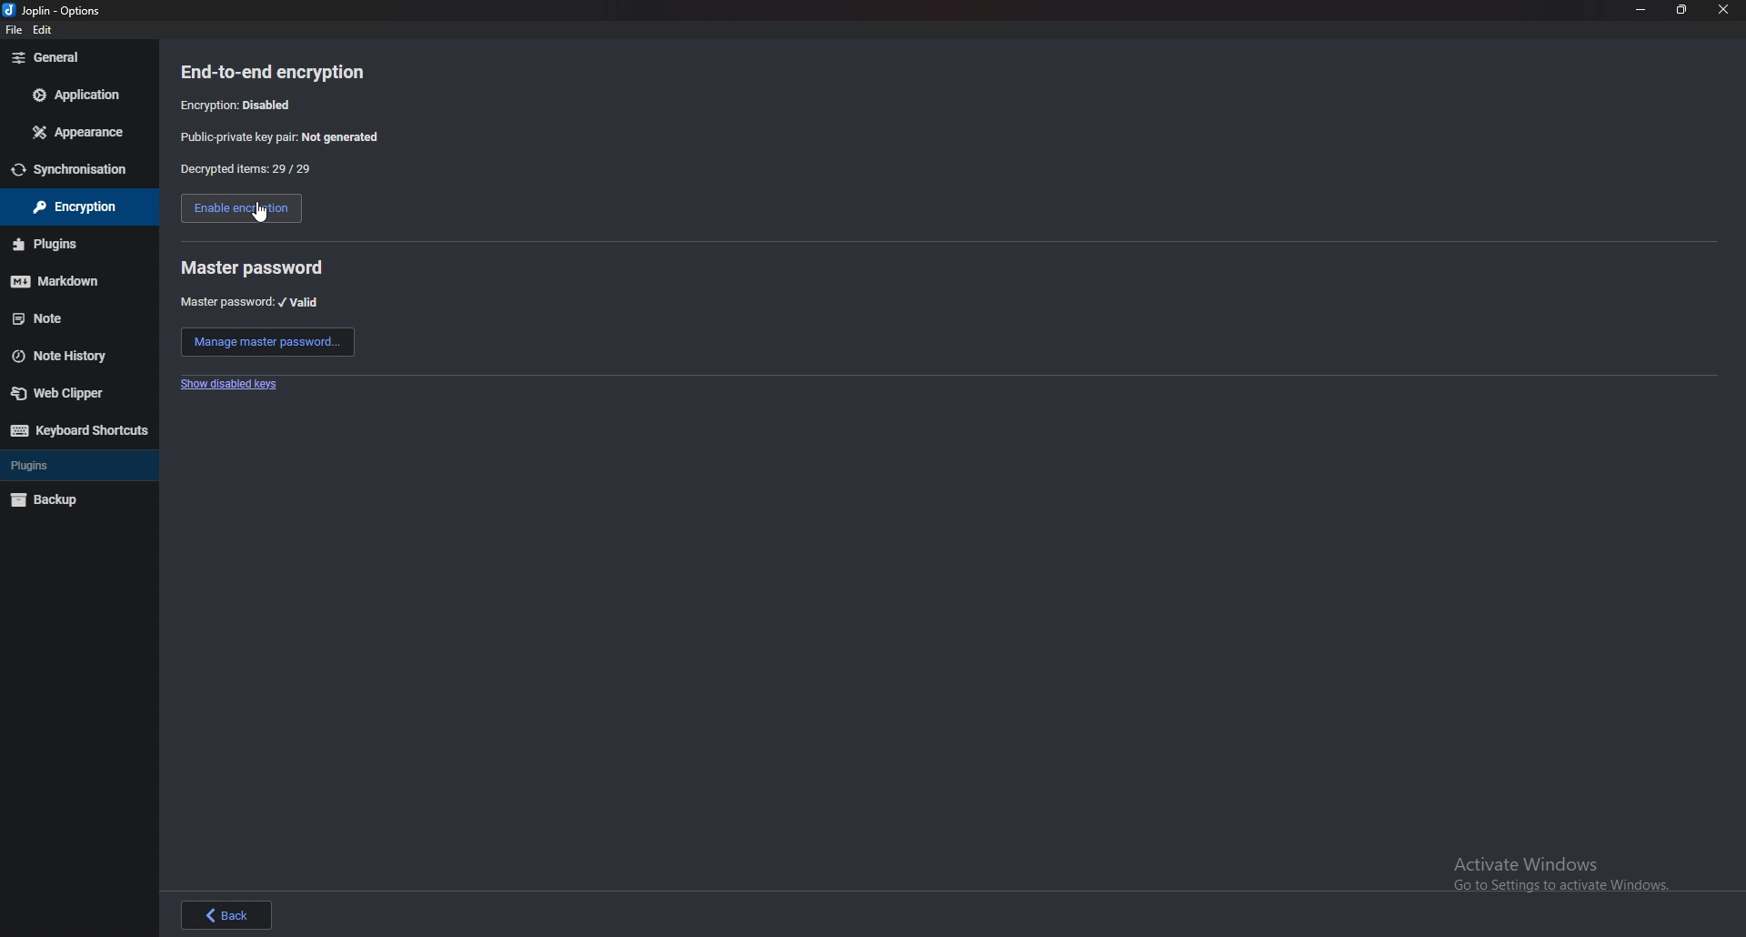  What do you see at coordinates (82, 432) in the screenshot?
I see `` at bounding box center [82, 432].